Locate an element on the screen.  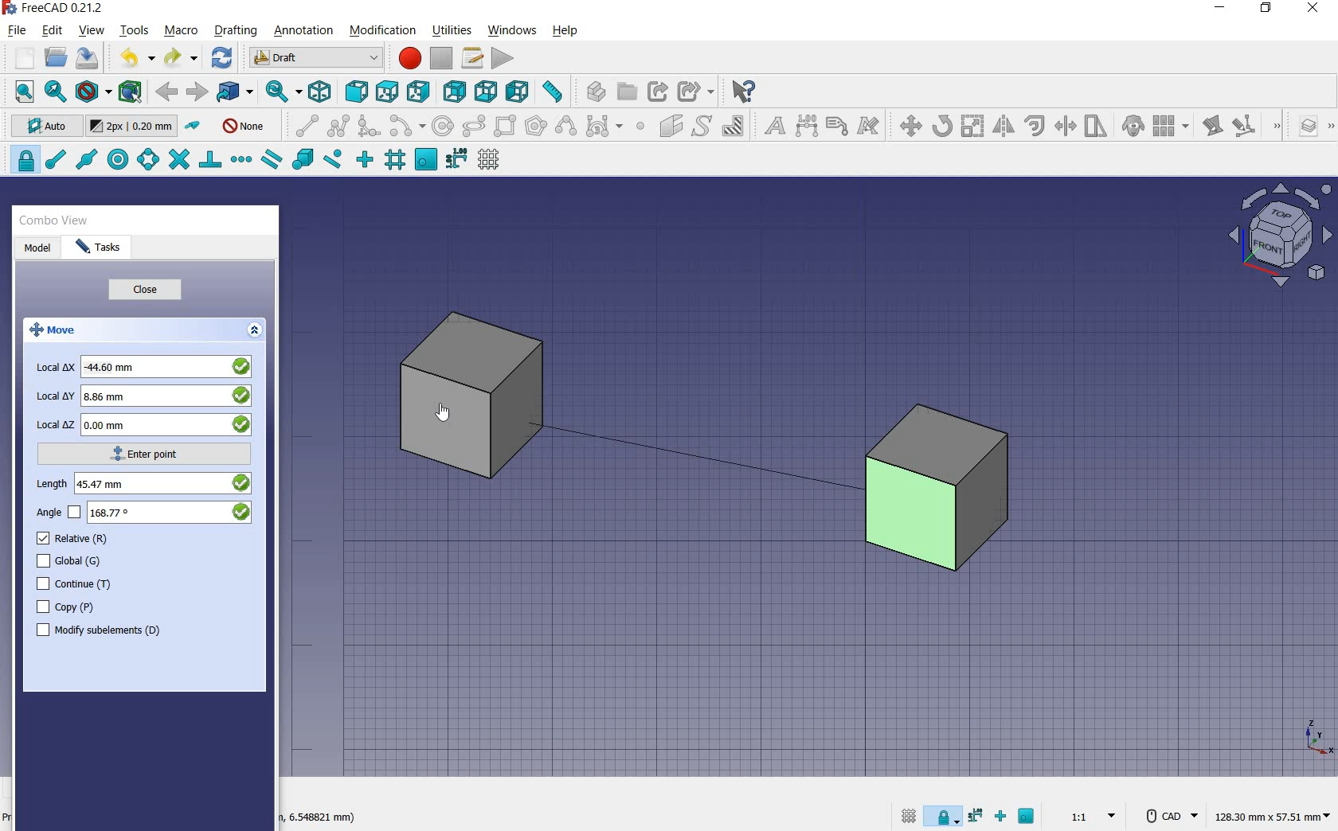
local z is located at coordinates (146, 423).